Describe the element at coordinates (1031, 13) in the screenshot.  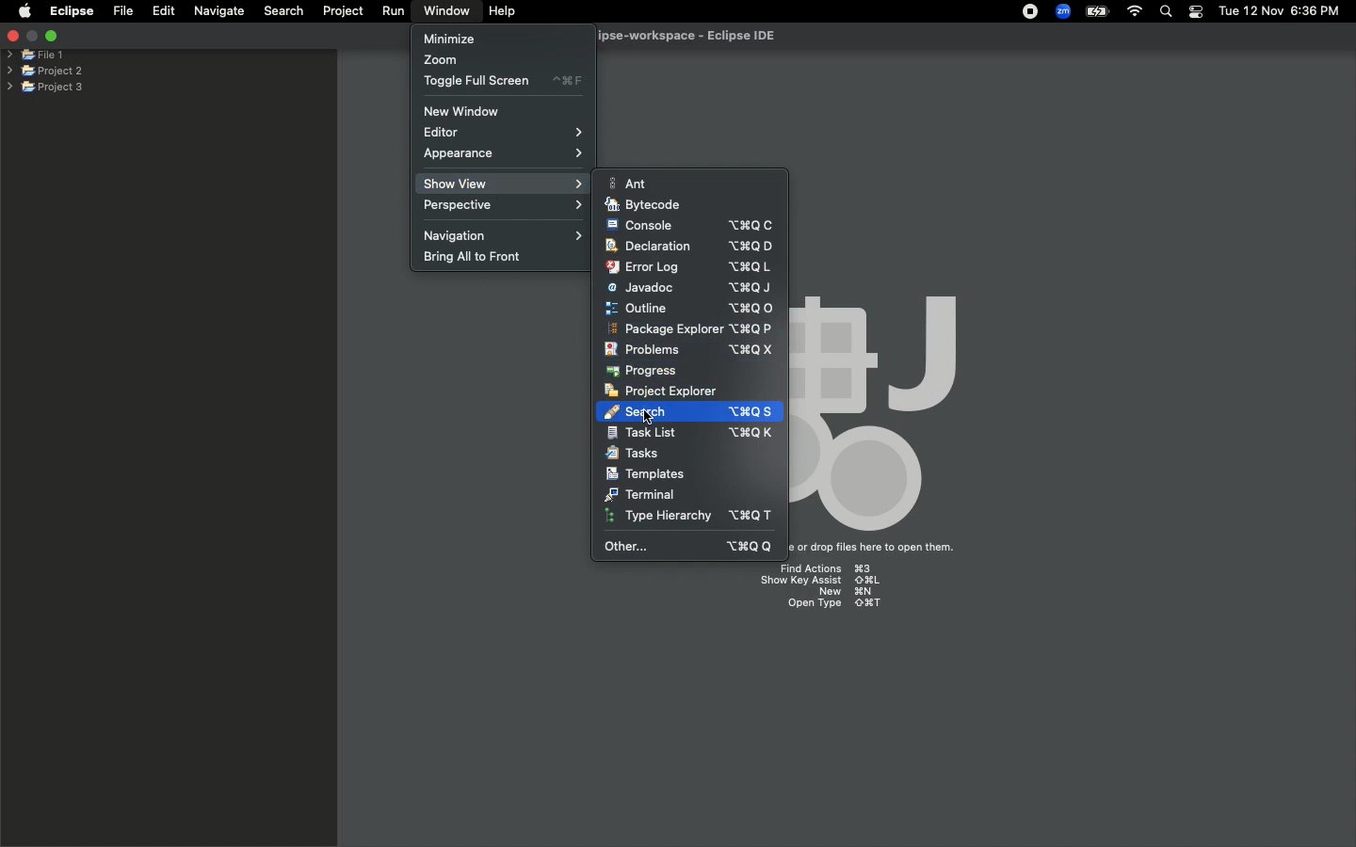
I see `Recording` at that location.